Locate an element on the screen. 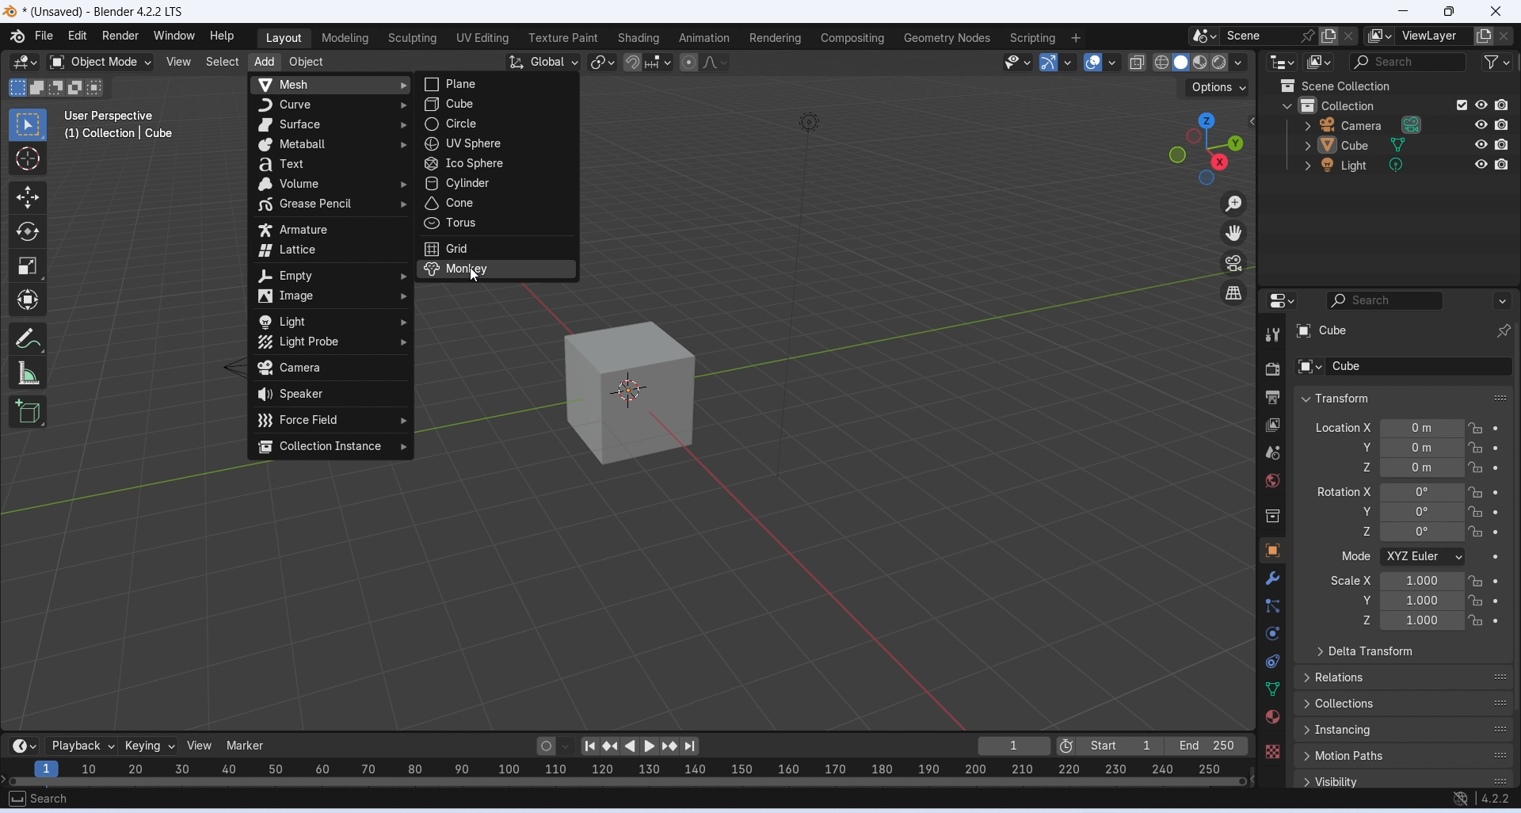 The width and height of the screenshot is (1521, 813). Cube is located at coordinates (1402, 366).